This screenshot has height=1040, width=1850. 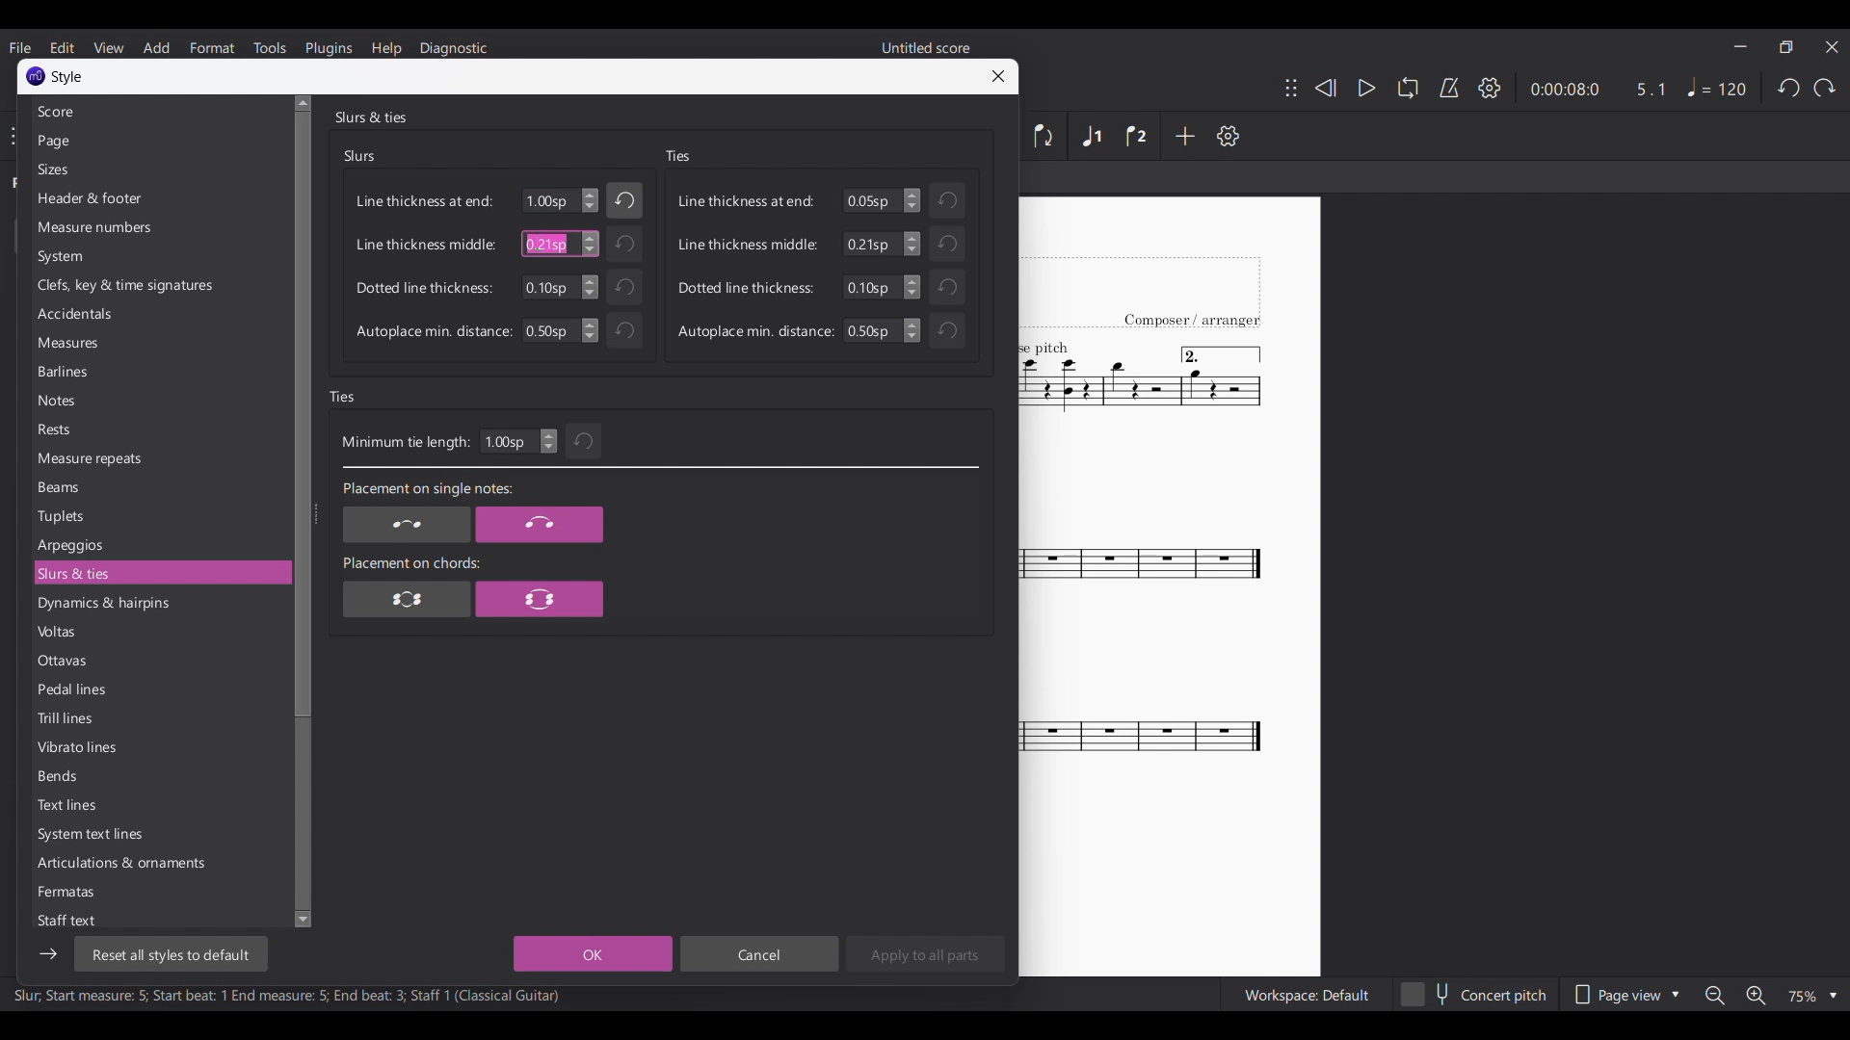 I want to click on Voltas, so click(x=158, y=632).